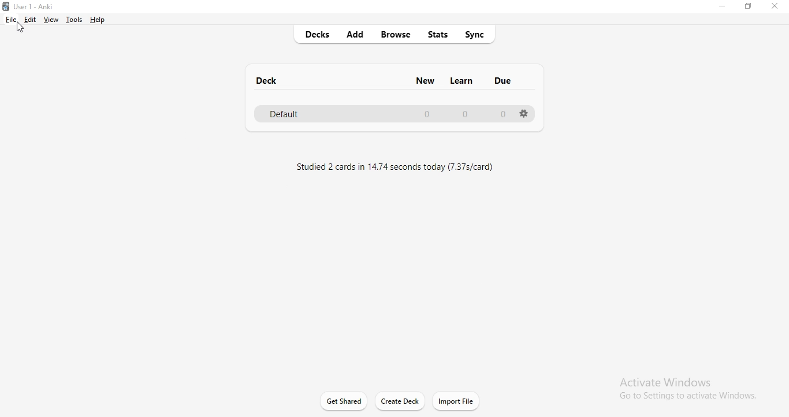 The image size is (789, 417). I want to click on restore, so click(750, 9).